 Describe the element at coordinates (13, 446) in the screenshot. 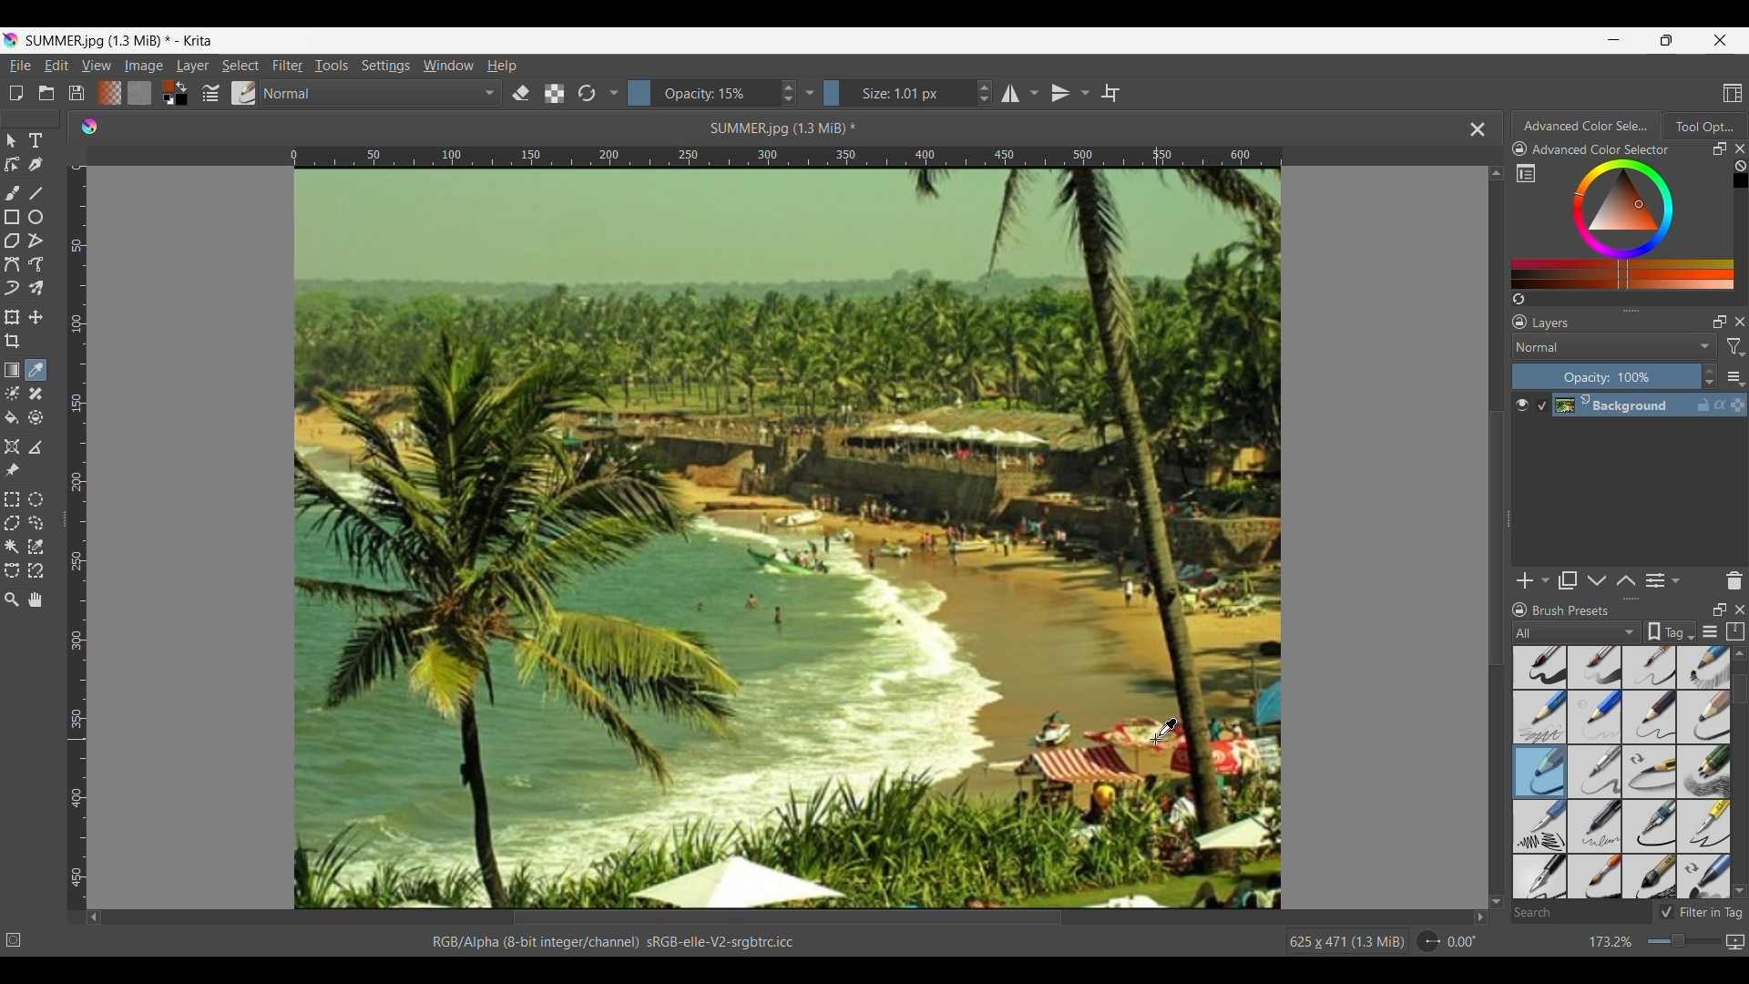

I see `Assistant tool` at that location.